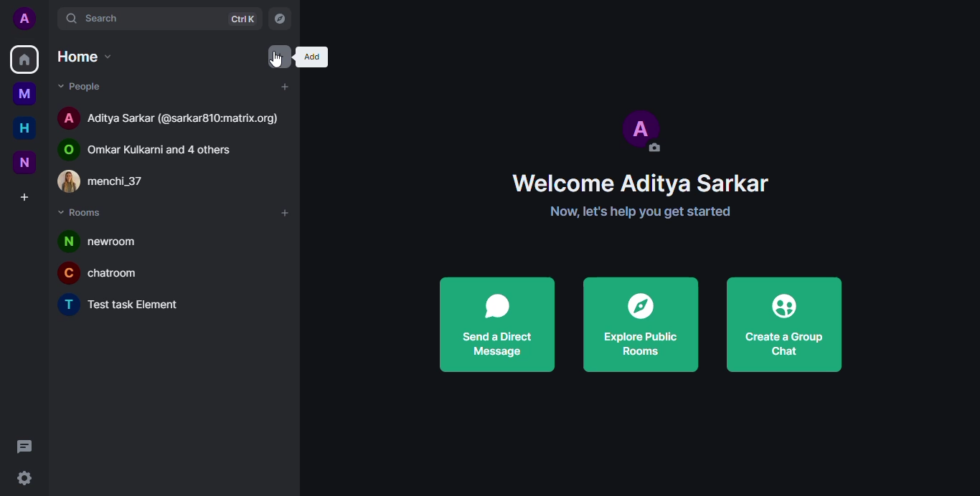 The image size is (980, 496). I want to click on contact, so click(116, 181).